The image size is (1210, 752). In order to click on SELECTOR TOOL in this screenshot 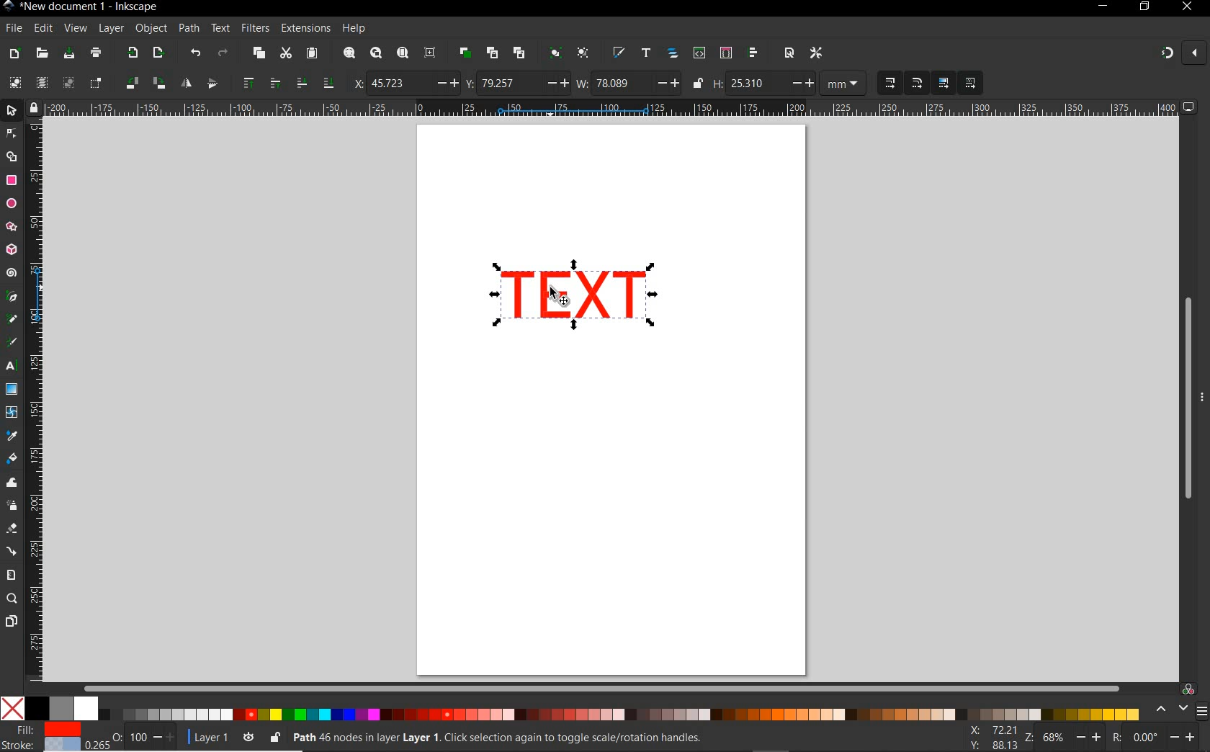, I will do `click(13, 113)`.